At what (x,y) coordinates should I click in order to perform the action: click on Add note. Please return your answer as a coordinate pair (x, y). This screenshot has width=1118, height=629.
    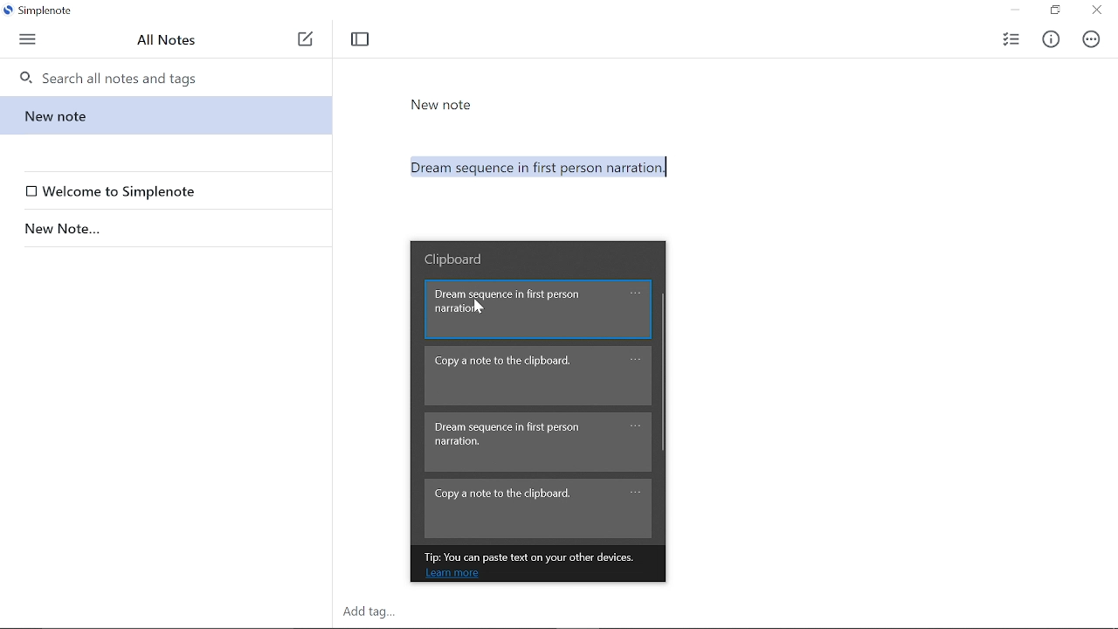
    Looking at the image, I should click on (306, 39).